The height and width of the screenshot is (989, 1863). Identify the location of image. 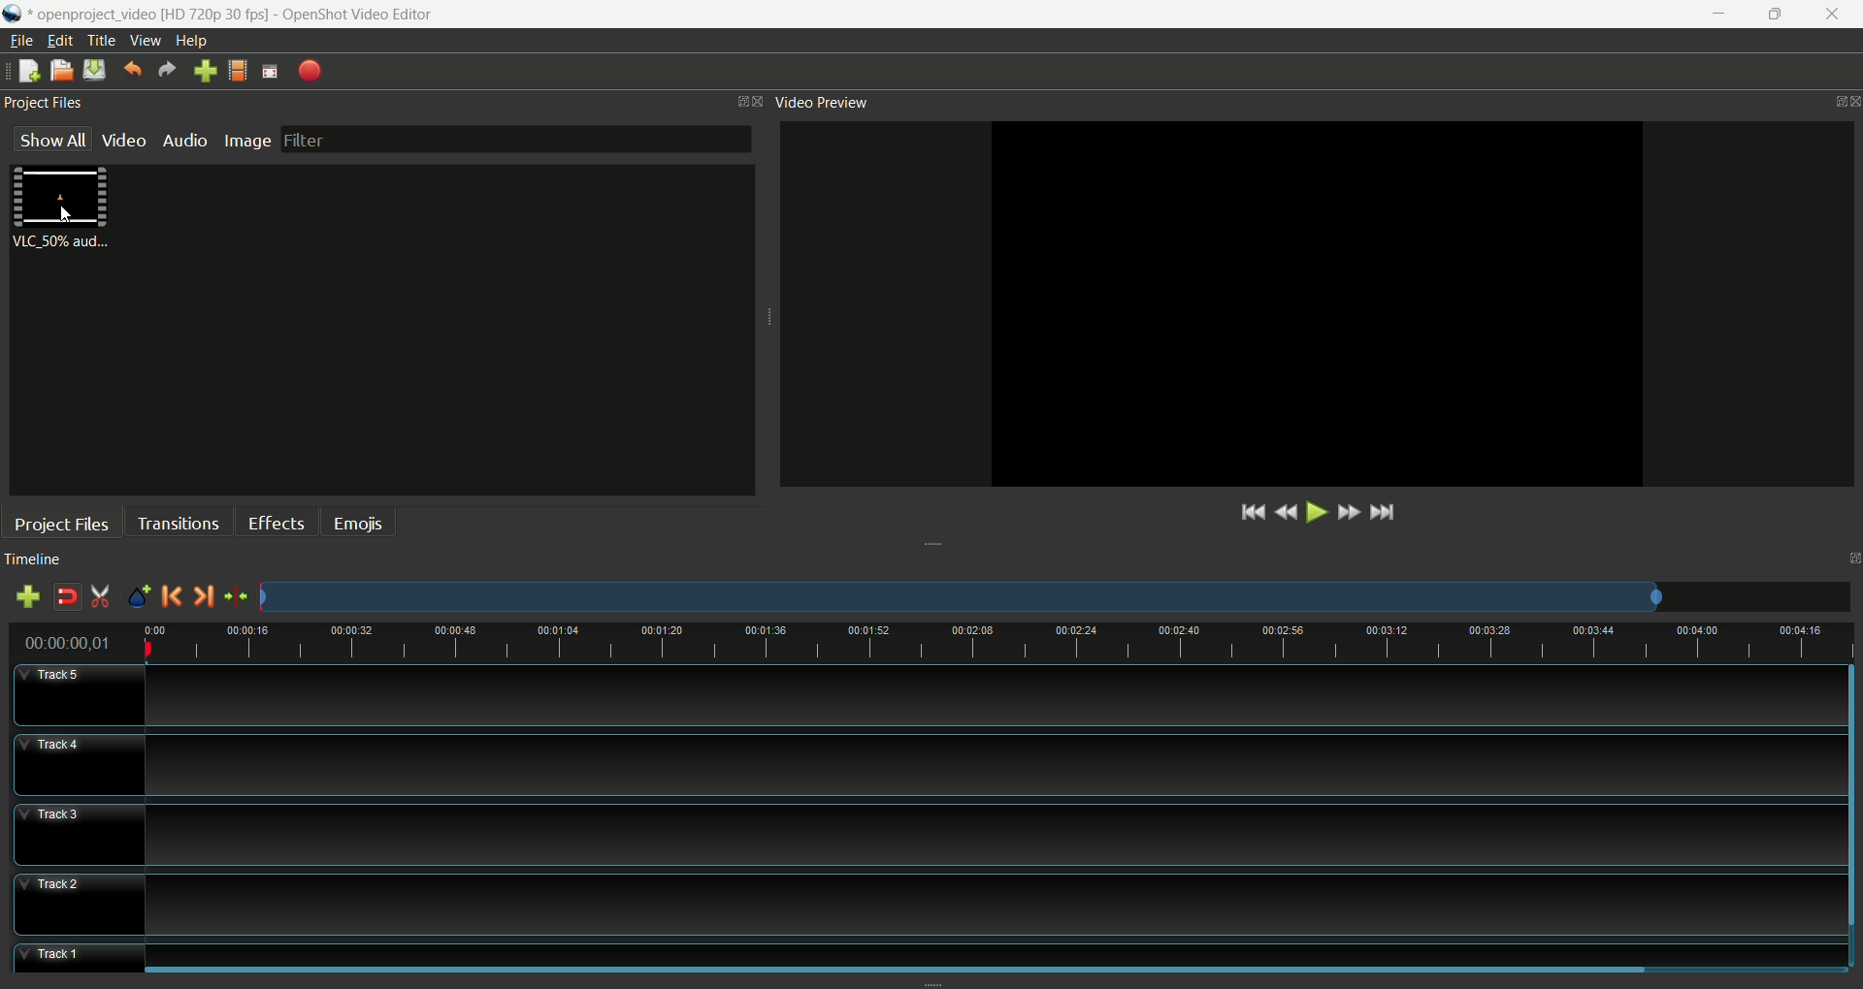
(246, 142).